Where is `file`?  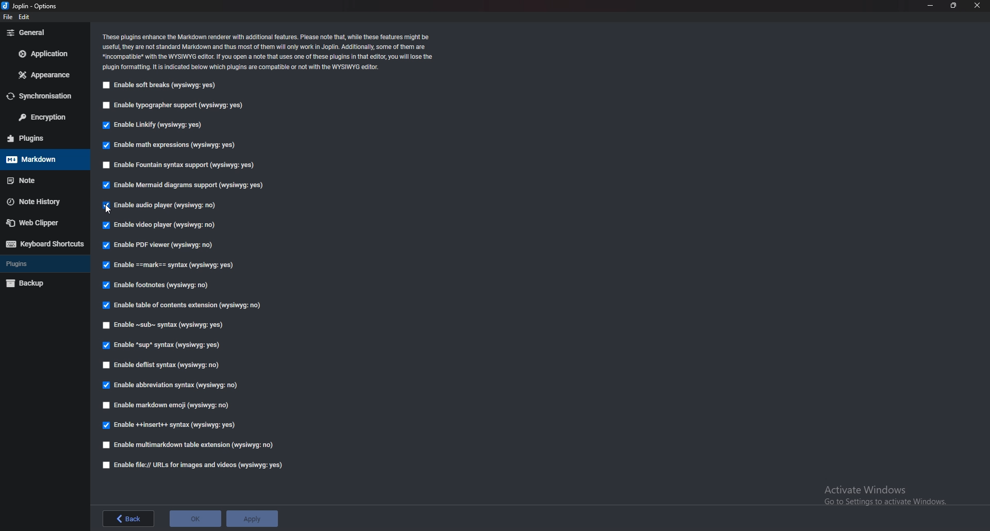 file is located at coordinates (9, 17).